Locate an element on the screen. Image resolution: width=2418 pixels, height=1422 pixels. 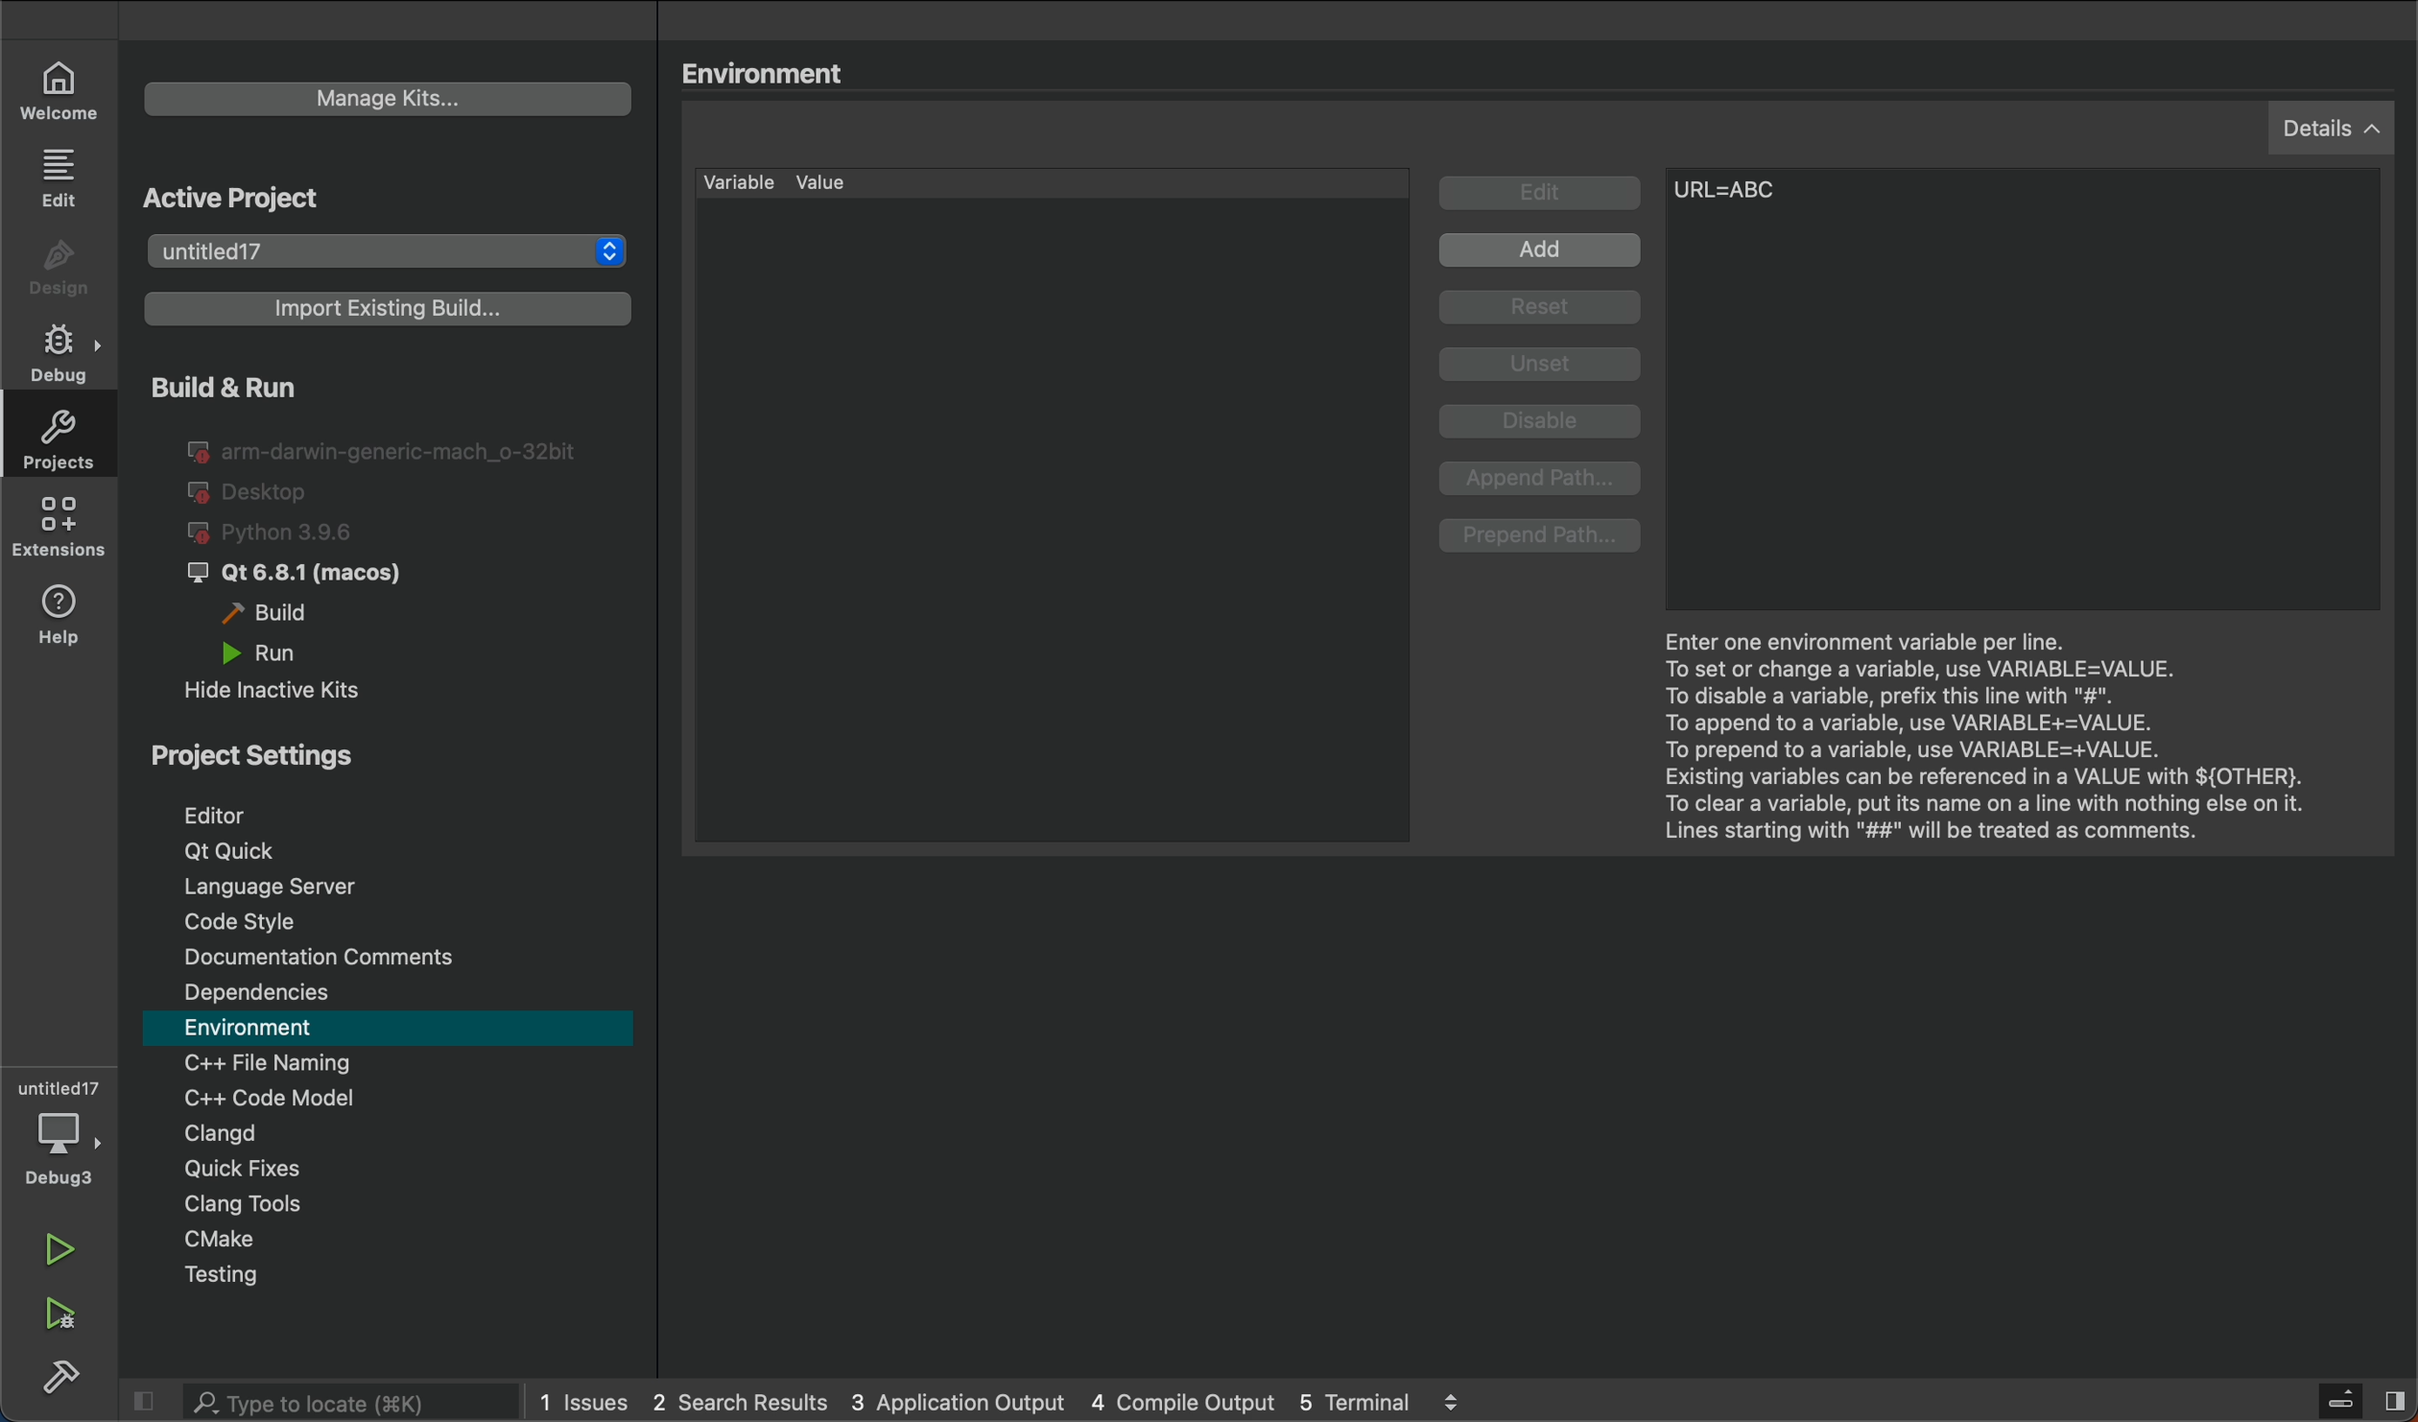
Language server is located at coordinates (393, 886).